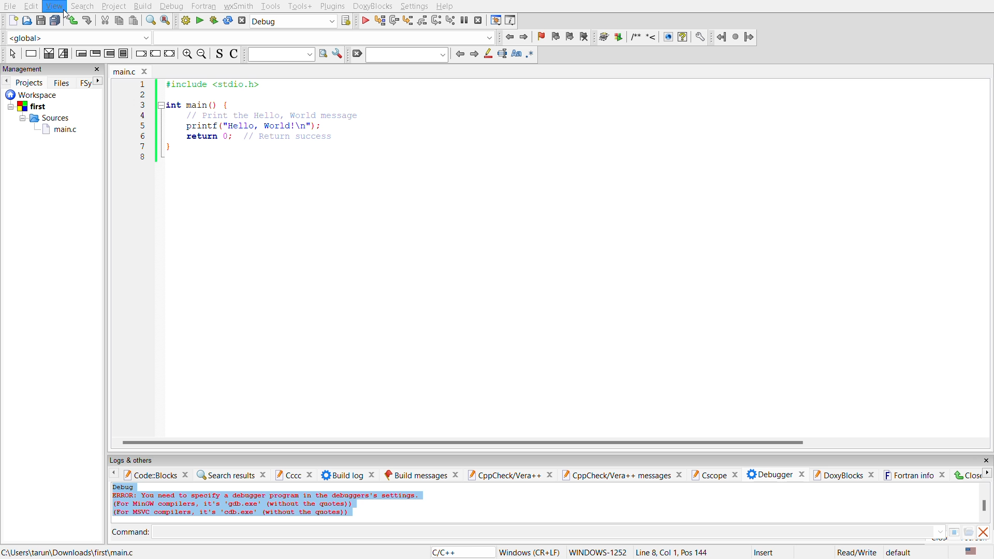  Describe the element at coordinates (43, 118) in the screenshot. I see `sources` at that location.